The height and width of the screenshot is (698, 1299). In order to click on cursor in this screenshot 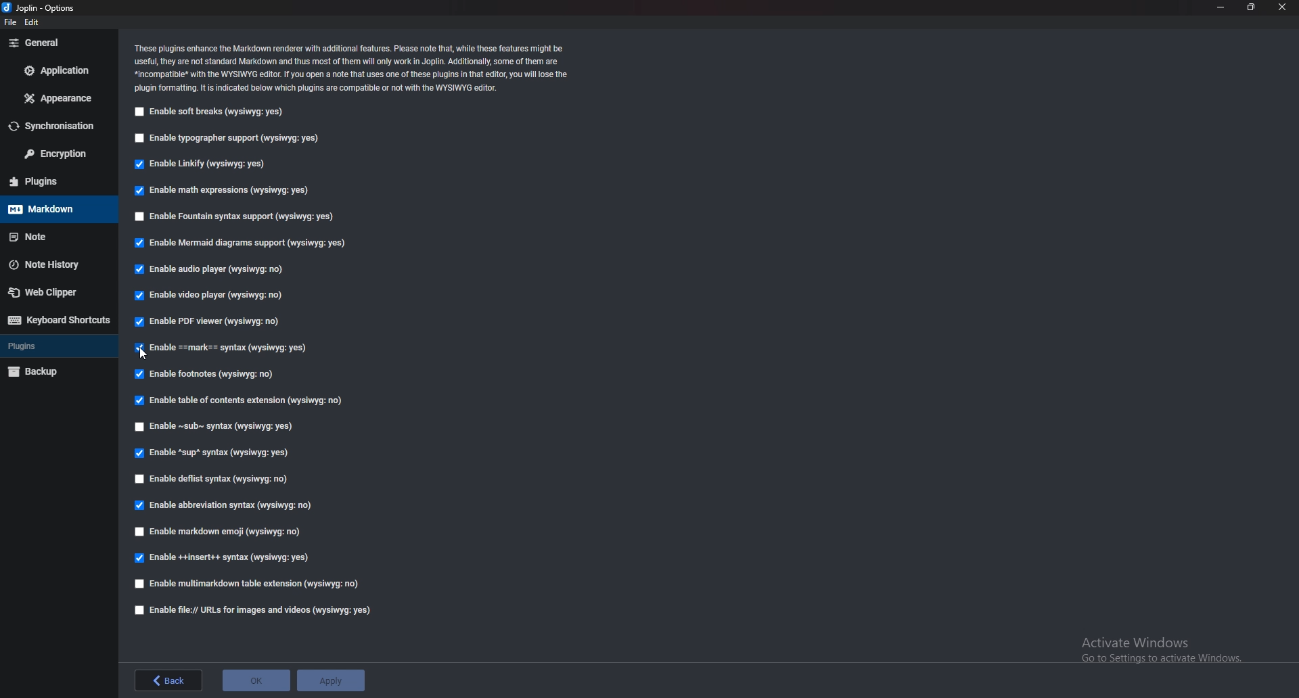, I will do `click(143, 354)`.